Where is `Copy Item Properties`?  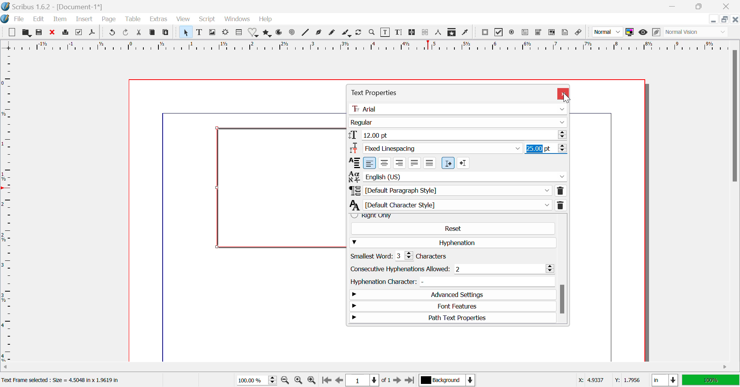
Copy Item Properties is located at coordinates (453, 33).